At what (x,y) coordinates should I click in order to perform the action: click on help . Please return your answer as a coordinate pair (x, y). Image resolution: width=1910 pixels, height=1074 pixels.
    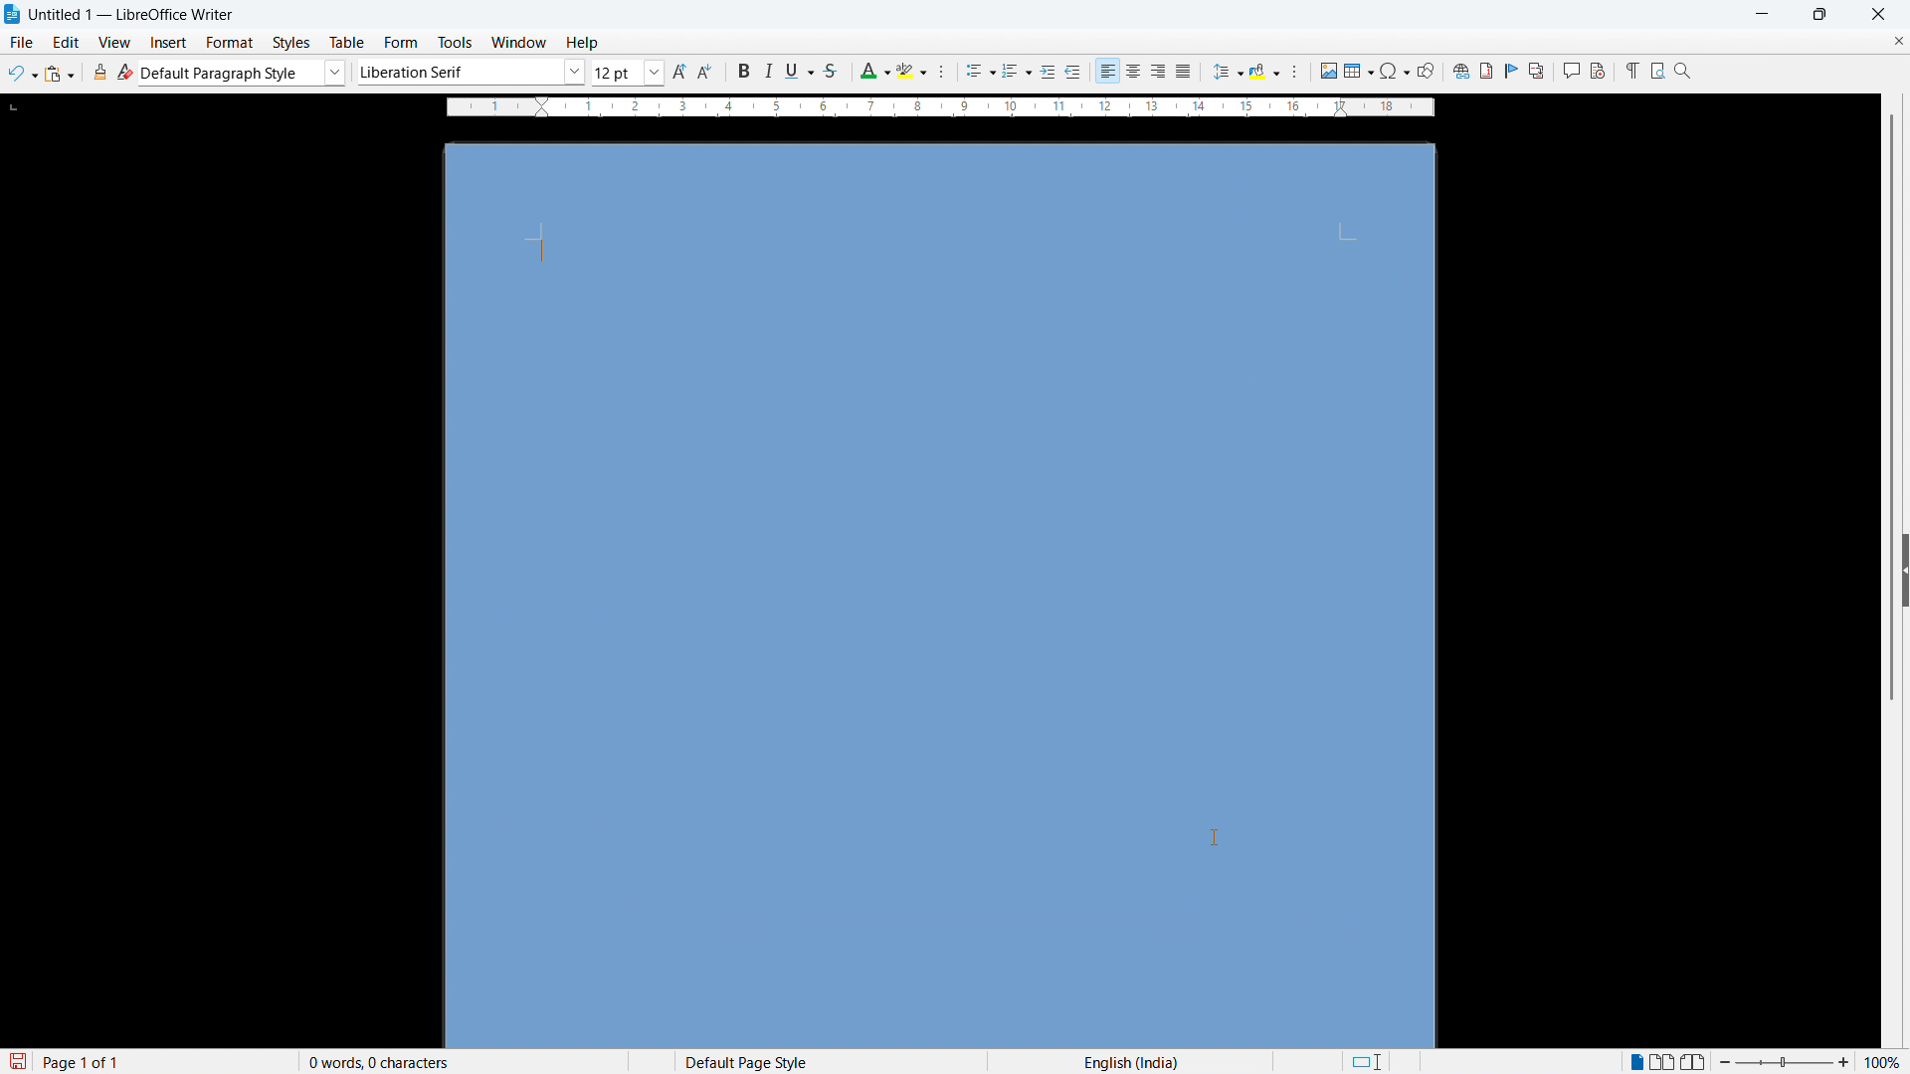
    Looking at the image, I should click on (583, 44).